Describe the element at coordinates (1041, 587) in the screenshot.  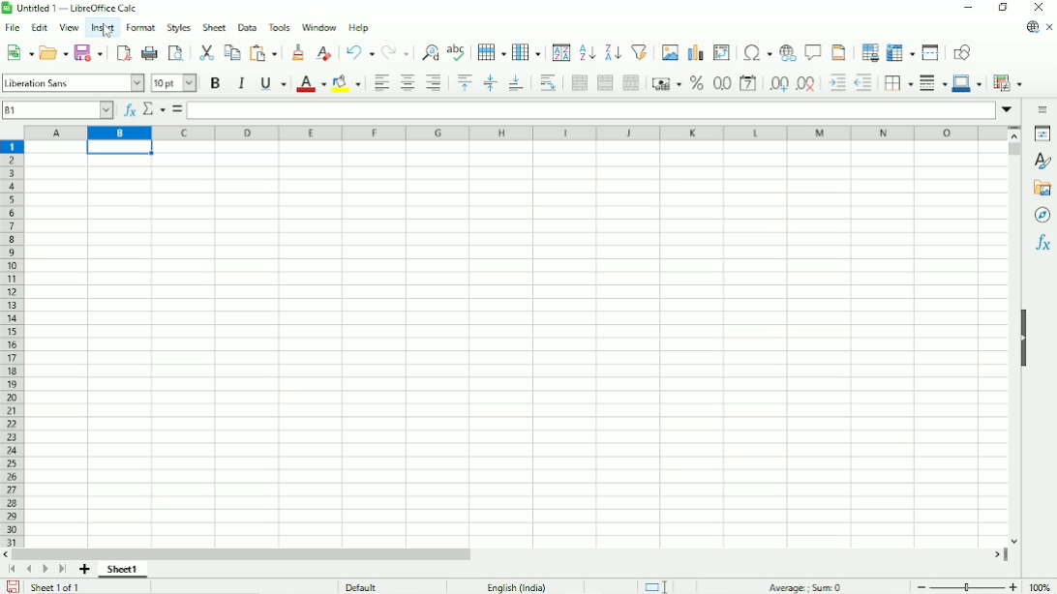
I see `Zoom factor` at that location.